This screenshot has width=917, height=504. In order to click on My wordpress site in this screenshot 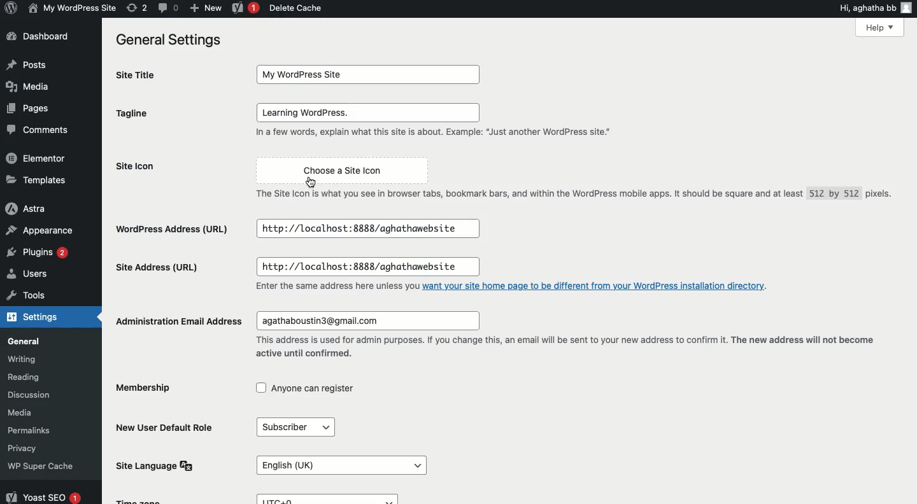, I will do `click(71, 8)`.